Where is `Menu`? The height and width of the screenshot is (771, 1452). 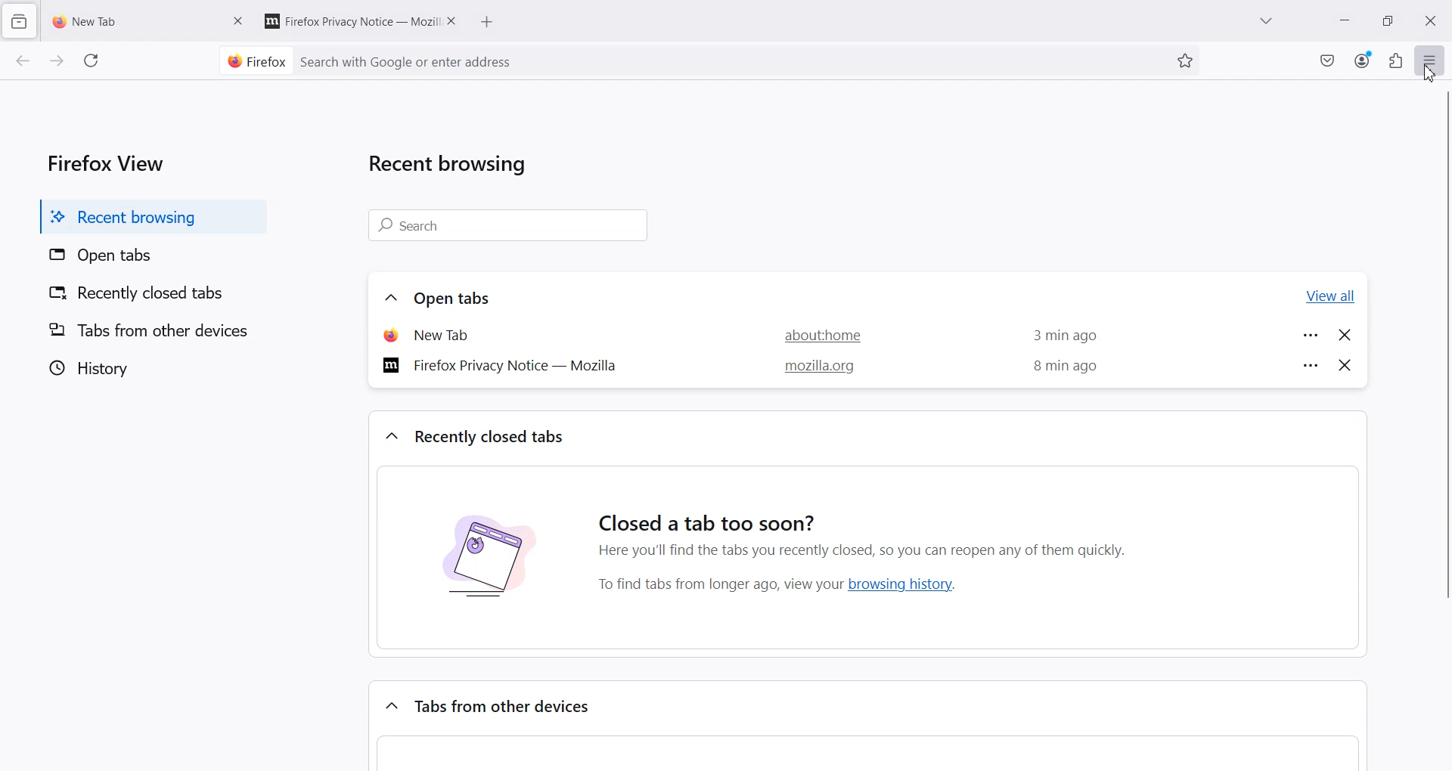
Menu is located at coordinates (1430, 60).